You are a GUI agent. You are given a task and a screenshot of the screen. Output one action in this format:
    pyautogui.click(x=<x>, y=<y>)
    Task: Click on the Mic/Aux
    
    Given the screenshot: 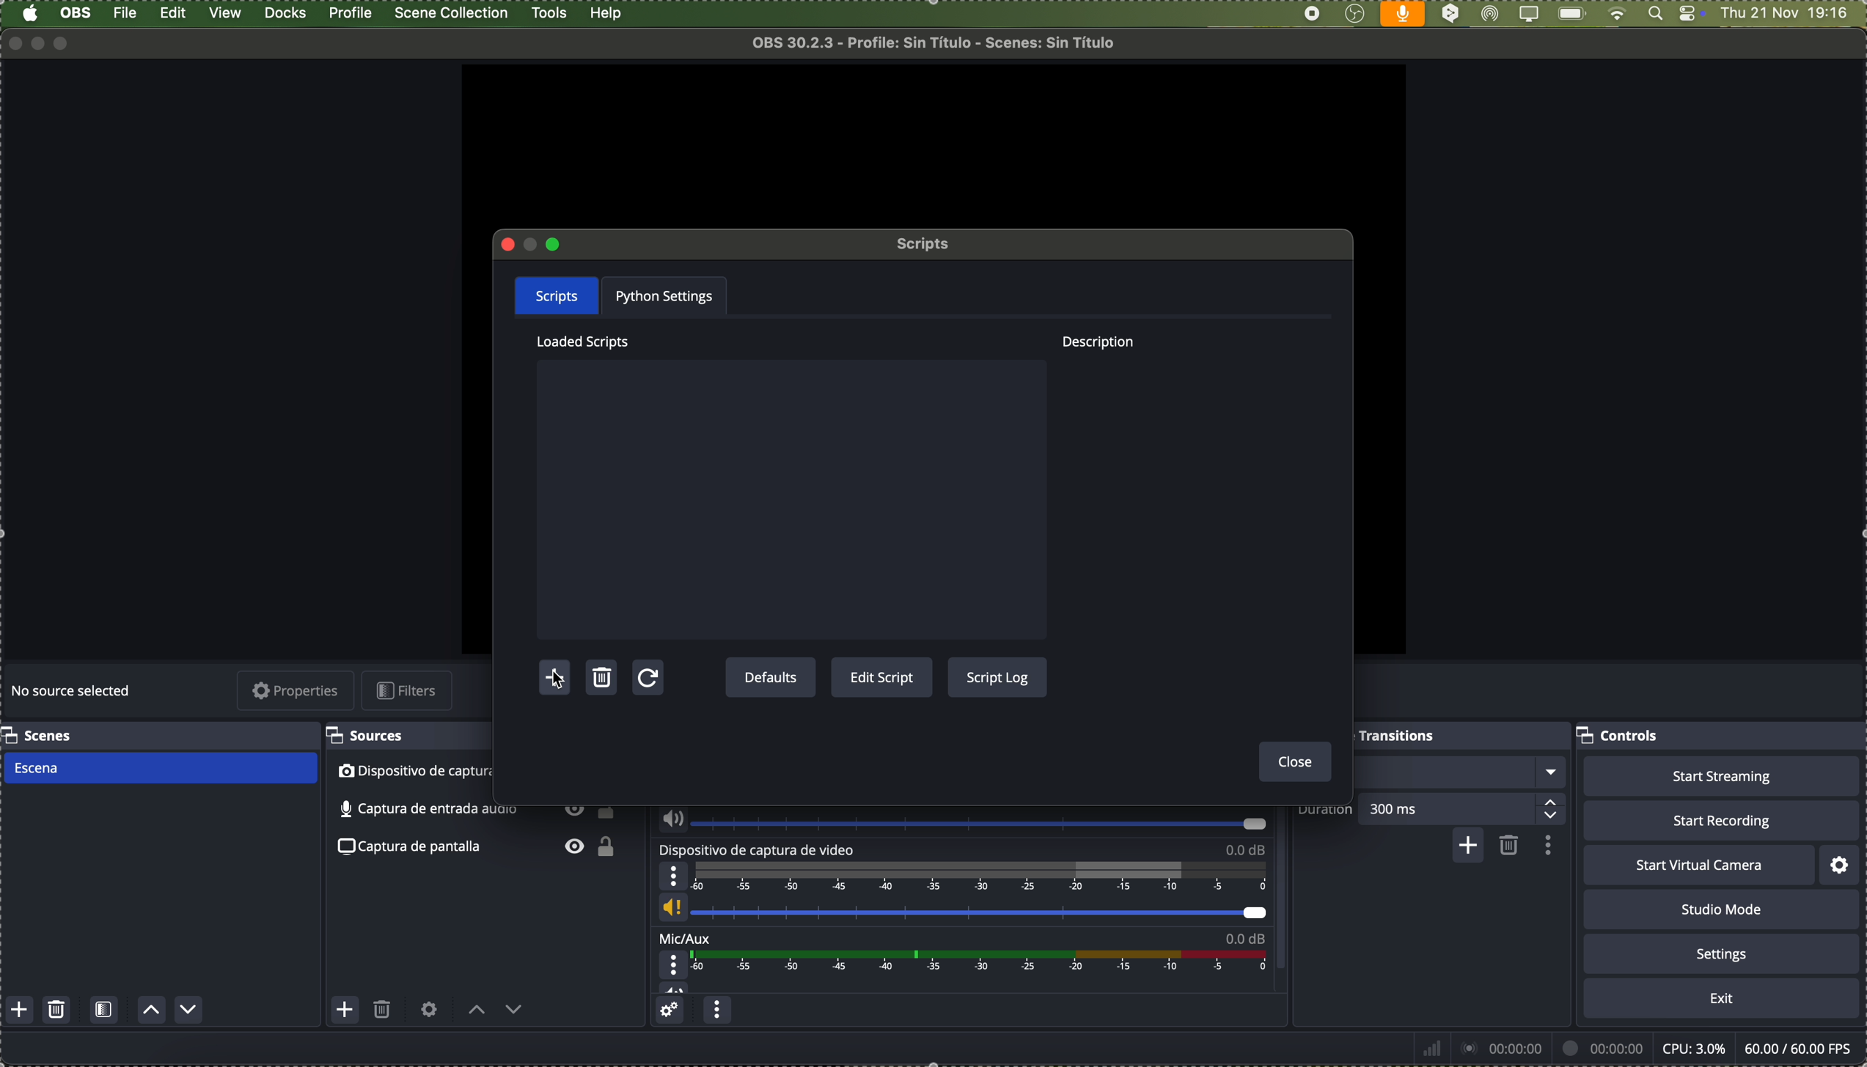 What is the action you would take?
    pyautogui.click(x=958, y=963)
    